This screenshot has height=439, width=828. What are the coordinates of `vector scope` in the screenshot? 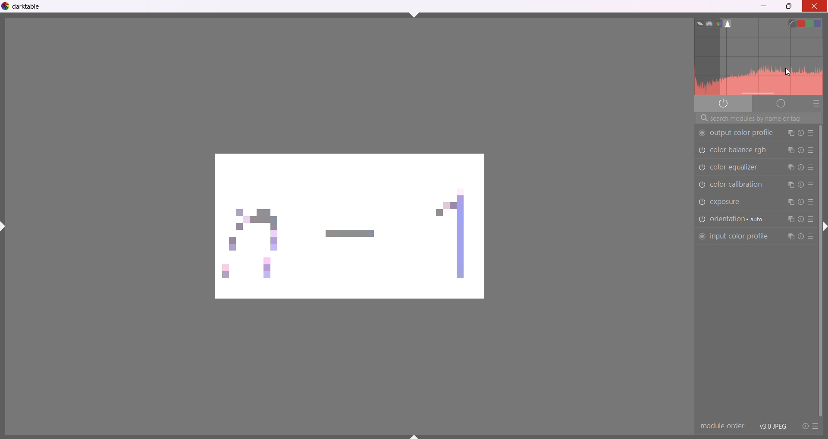 It's located at (697, 22).